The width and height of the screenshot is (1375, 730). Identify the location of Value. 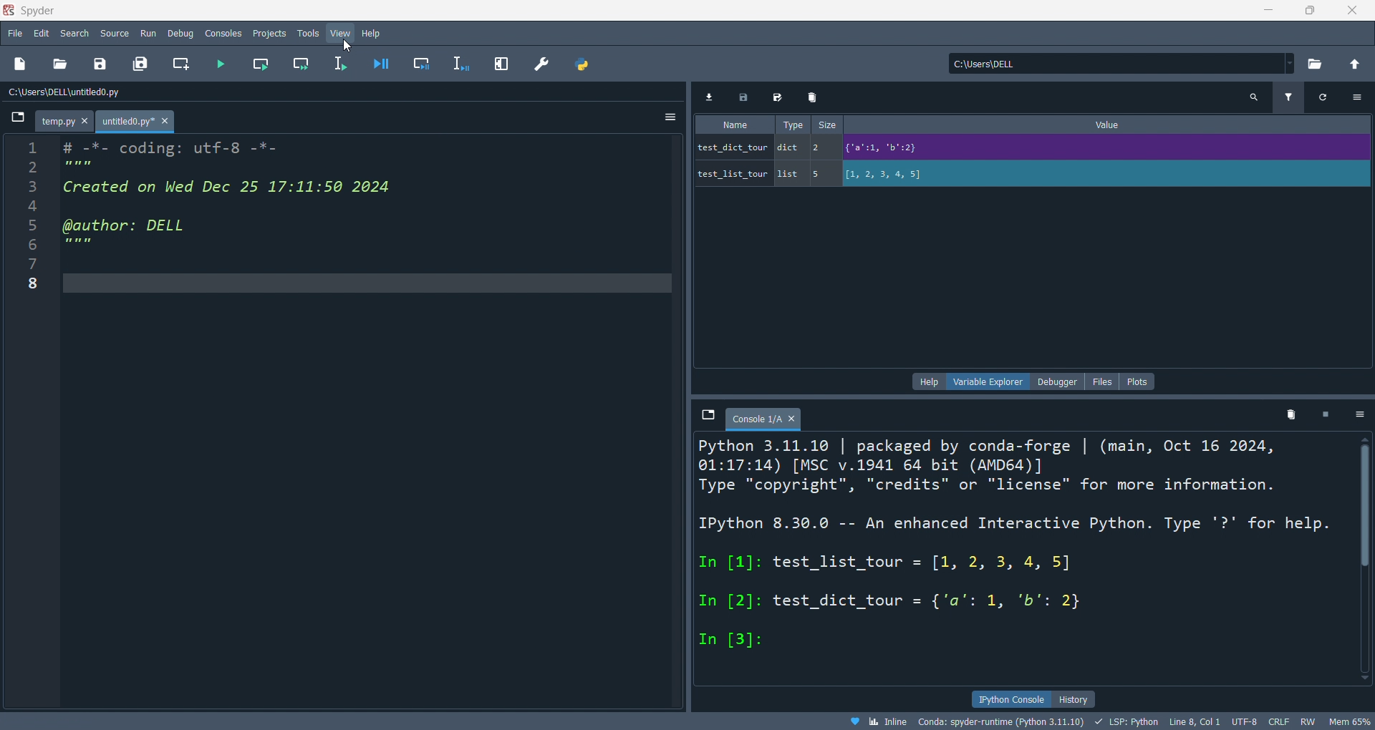
(1109, 151).